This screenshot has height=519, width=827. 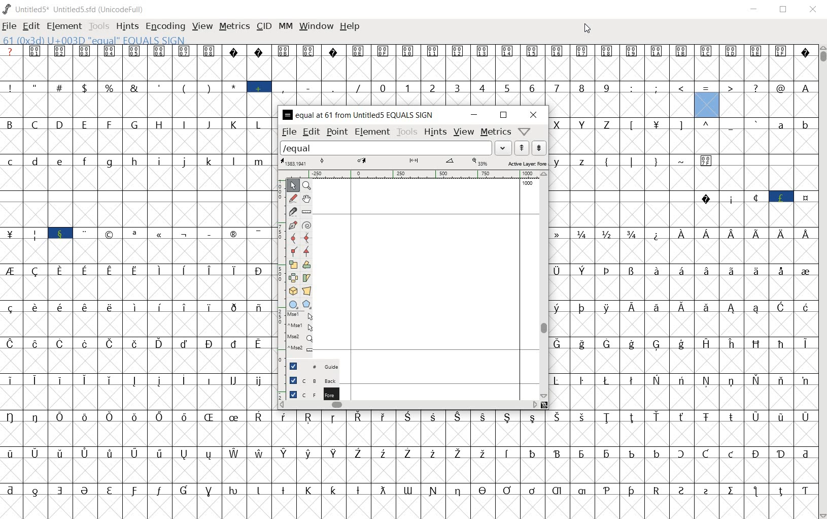 What do you see at coordinates (306, 278) in the screenshot?
I see `skew the selection` at bounding box center [306, 278].